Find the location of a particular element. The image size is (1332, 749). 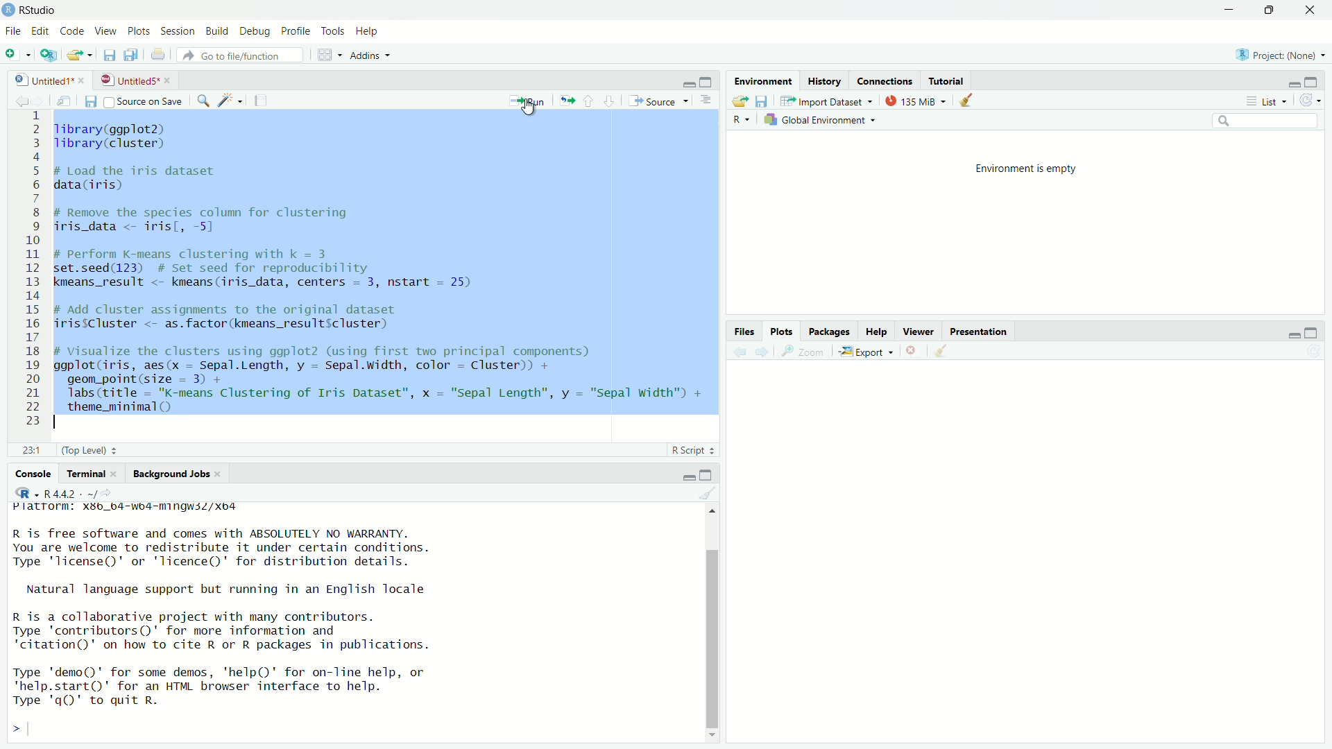

maximize is located at coordinates (1267, 10).